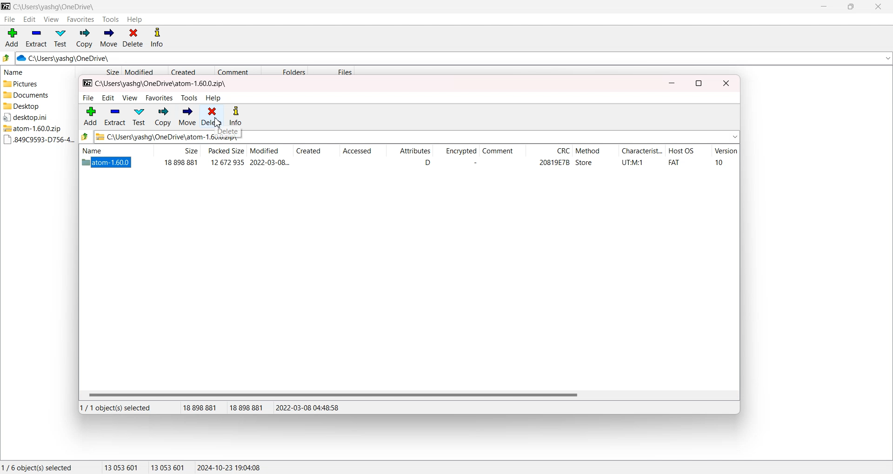 Image resolution: width=893 pixels, height=474 pixels. What do you see at coordinates (12, 38) in the screenshot?
I see `Add` at bounding box center [12, 38].